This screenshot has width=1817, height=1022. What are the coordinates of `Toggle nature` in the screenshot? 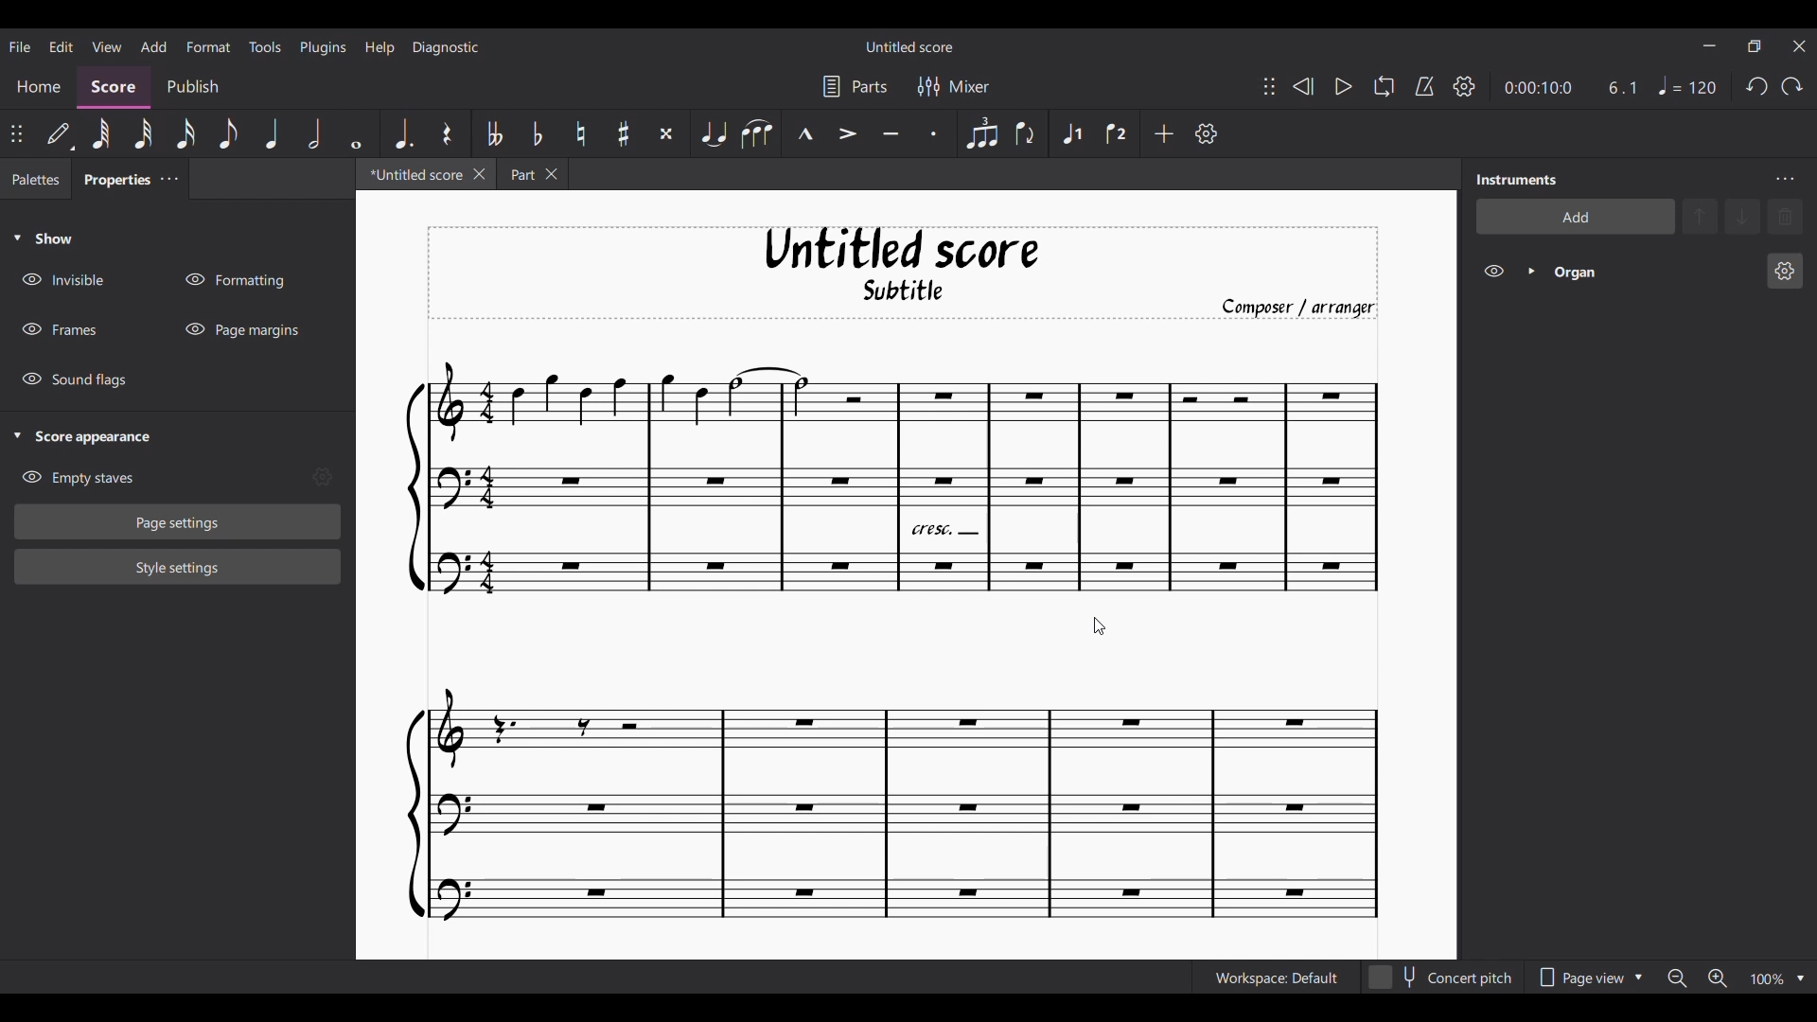 It's located at (579, 133).